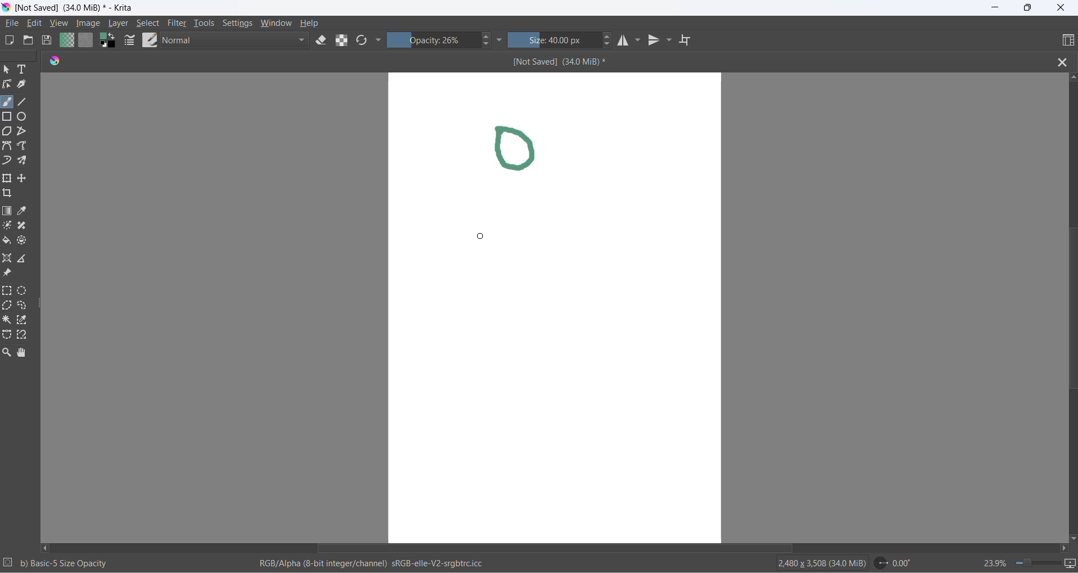  Describe the element at coordinates (434, 40) in the screenshot. I see `opacity percentange` at that location.